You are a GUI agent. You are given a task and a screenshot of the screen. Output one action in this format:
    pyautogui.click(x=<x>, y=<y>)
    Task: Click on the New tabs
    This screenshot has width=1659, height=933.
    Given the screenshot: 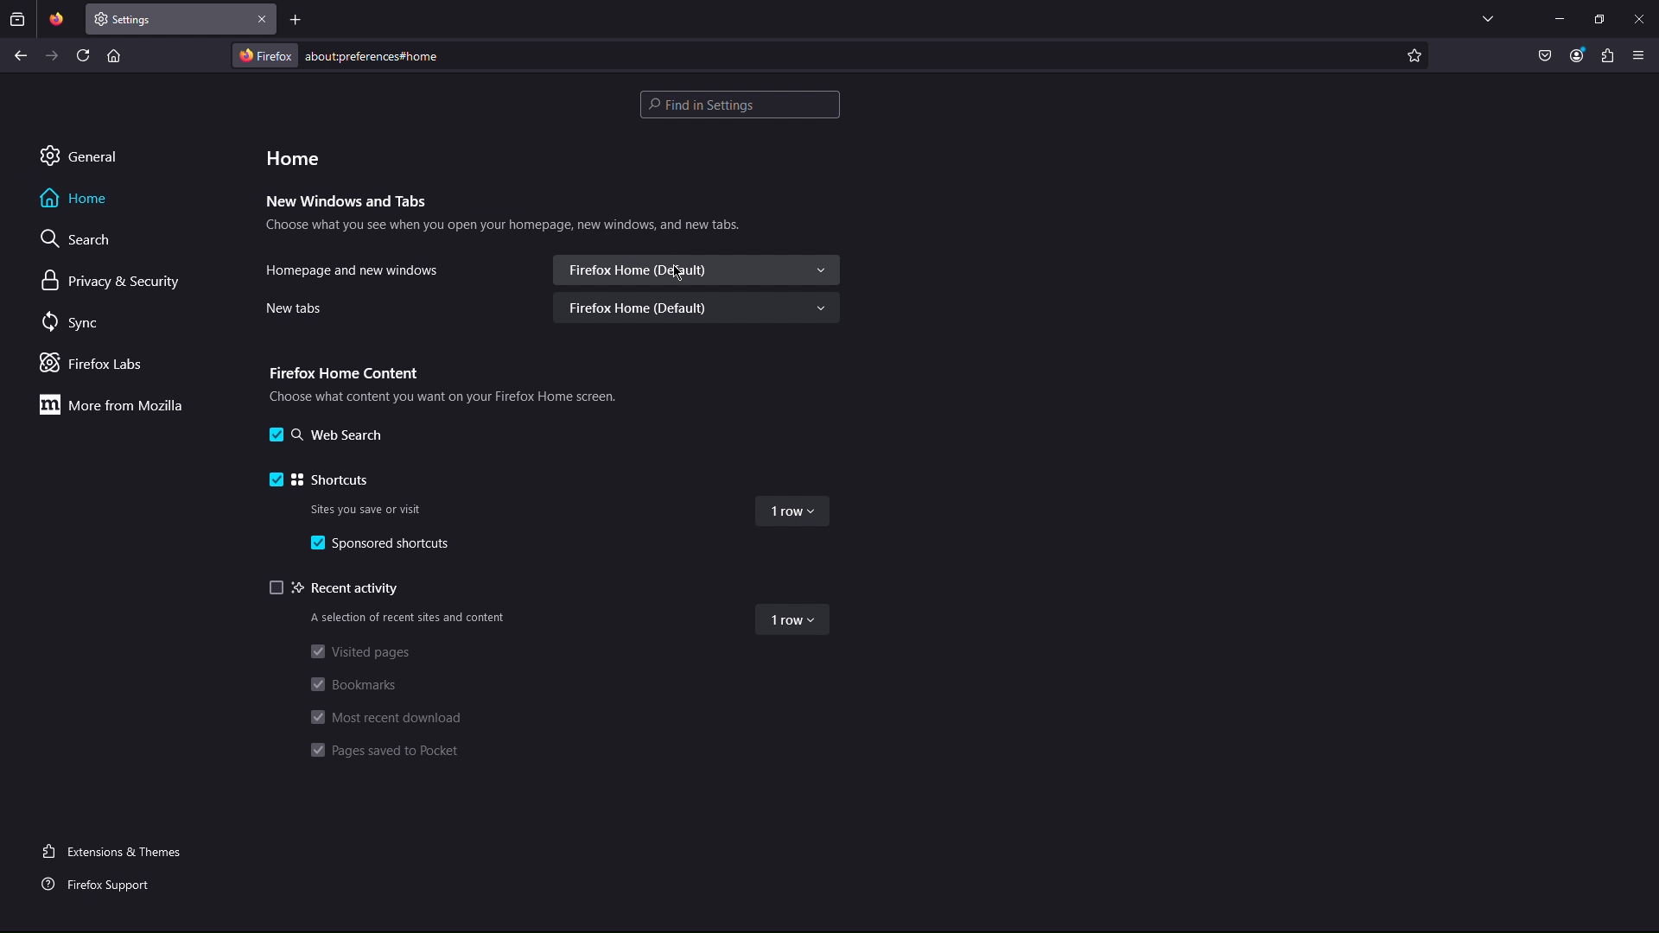 What is the action you would take?
    pyautogui.click(x=296, y=308)
    